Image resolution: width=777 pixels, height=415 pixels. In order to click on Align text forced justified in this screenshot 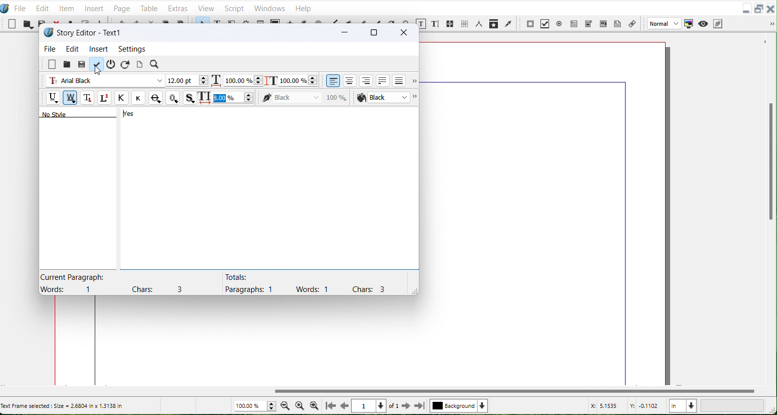, I will do `click(400, 80)`.